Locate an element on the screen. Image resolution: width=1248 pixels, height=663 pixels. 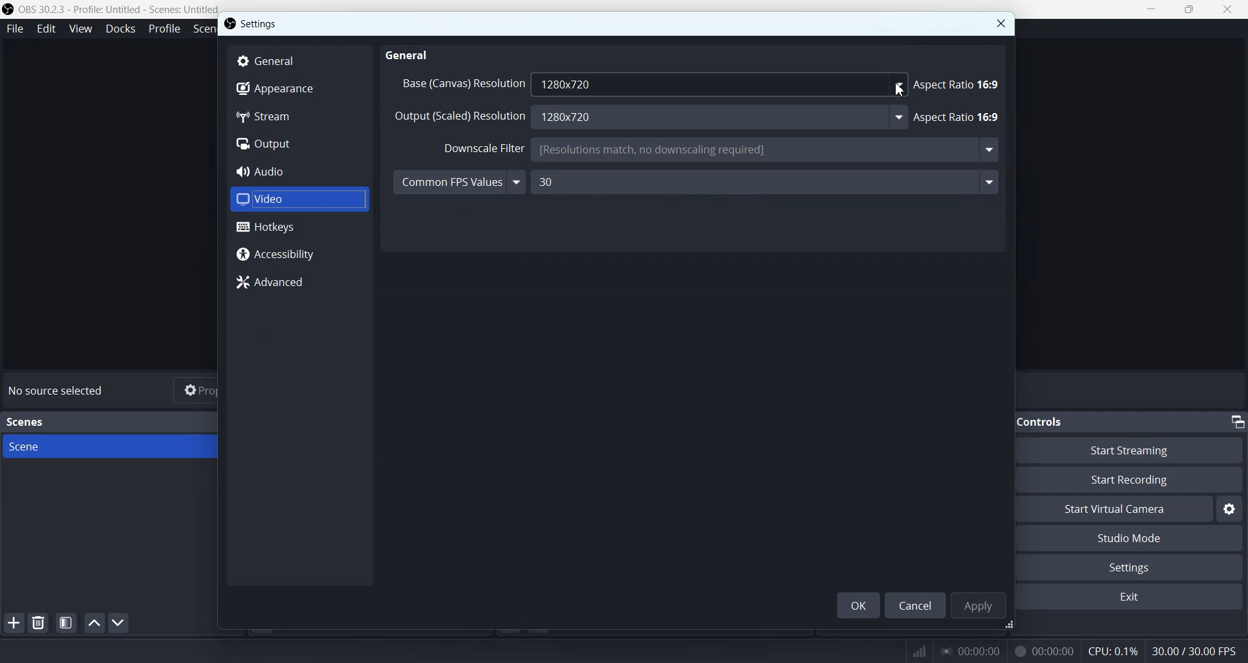
recording time is located at coordinates (1041, 651).